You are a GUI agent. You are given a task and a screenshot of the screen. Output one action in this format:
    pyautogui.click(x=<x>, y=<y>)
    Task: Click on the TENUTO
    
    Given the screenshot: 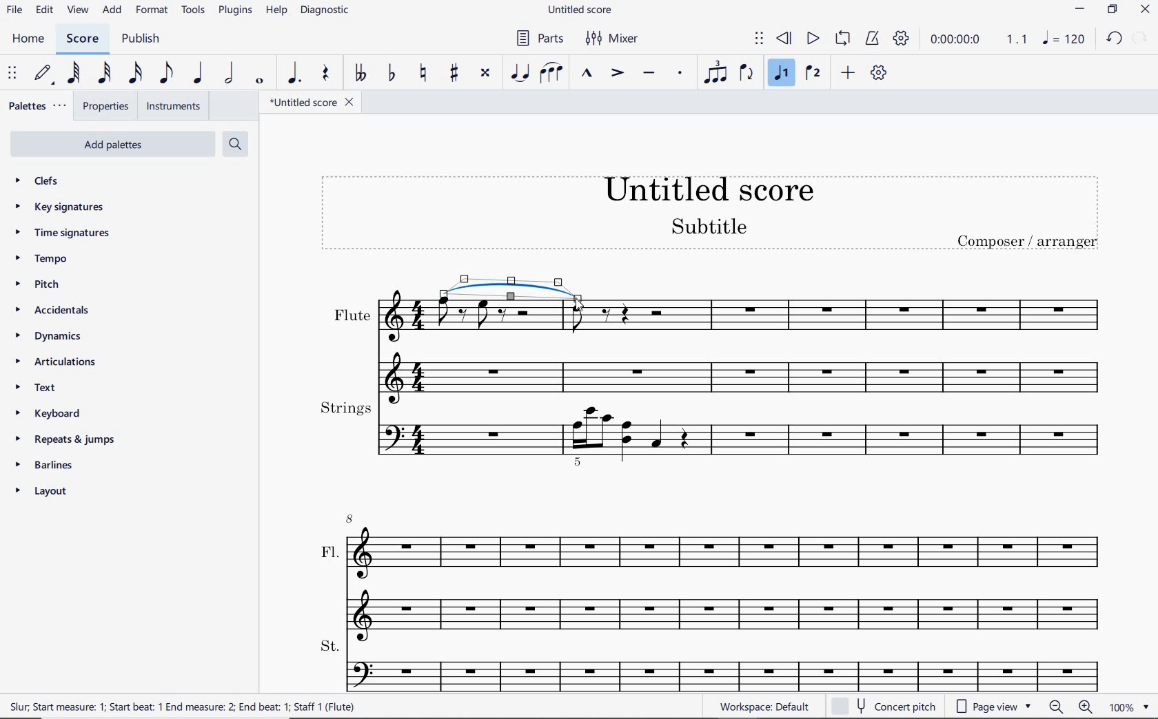 What is the action you would take?
    pyautogui.click(x=648, y=74)
    